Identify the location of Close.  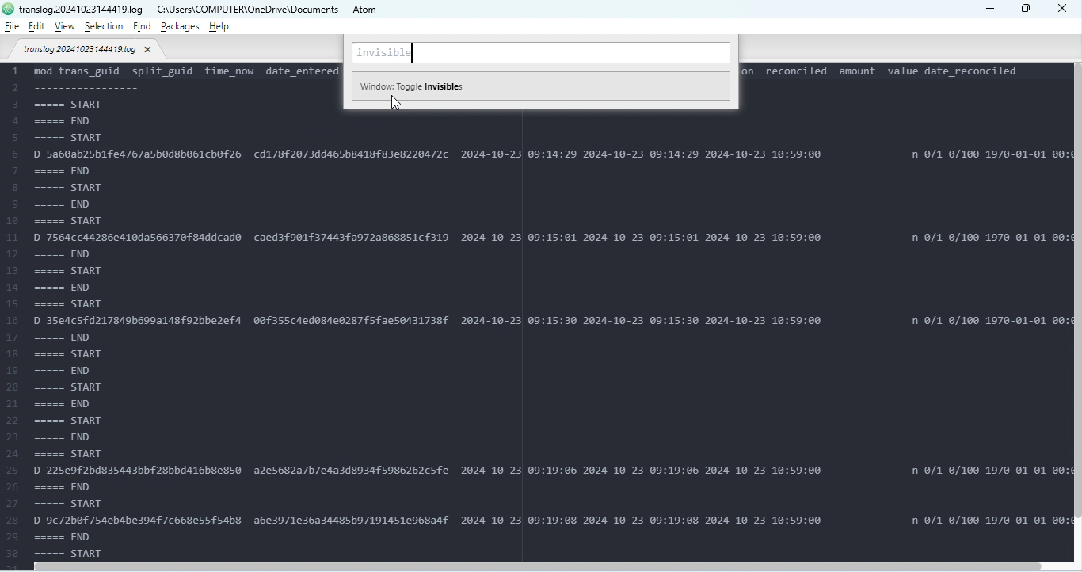
(1065, 10).